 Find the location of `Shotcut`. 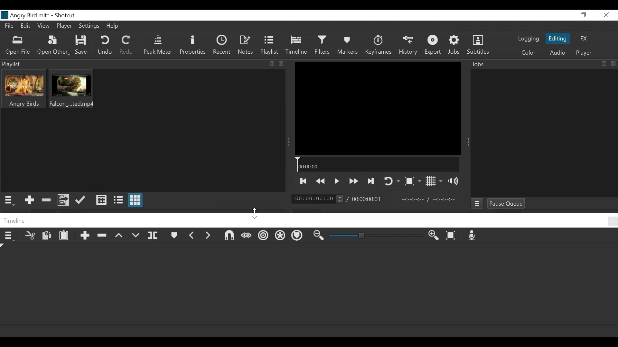

Shotcut is located at coordinates (64, 15).